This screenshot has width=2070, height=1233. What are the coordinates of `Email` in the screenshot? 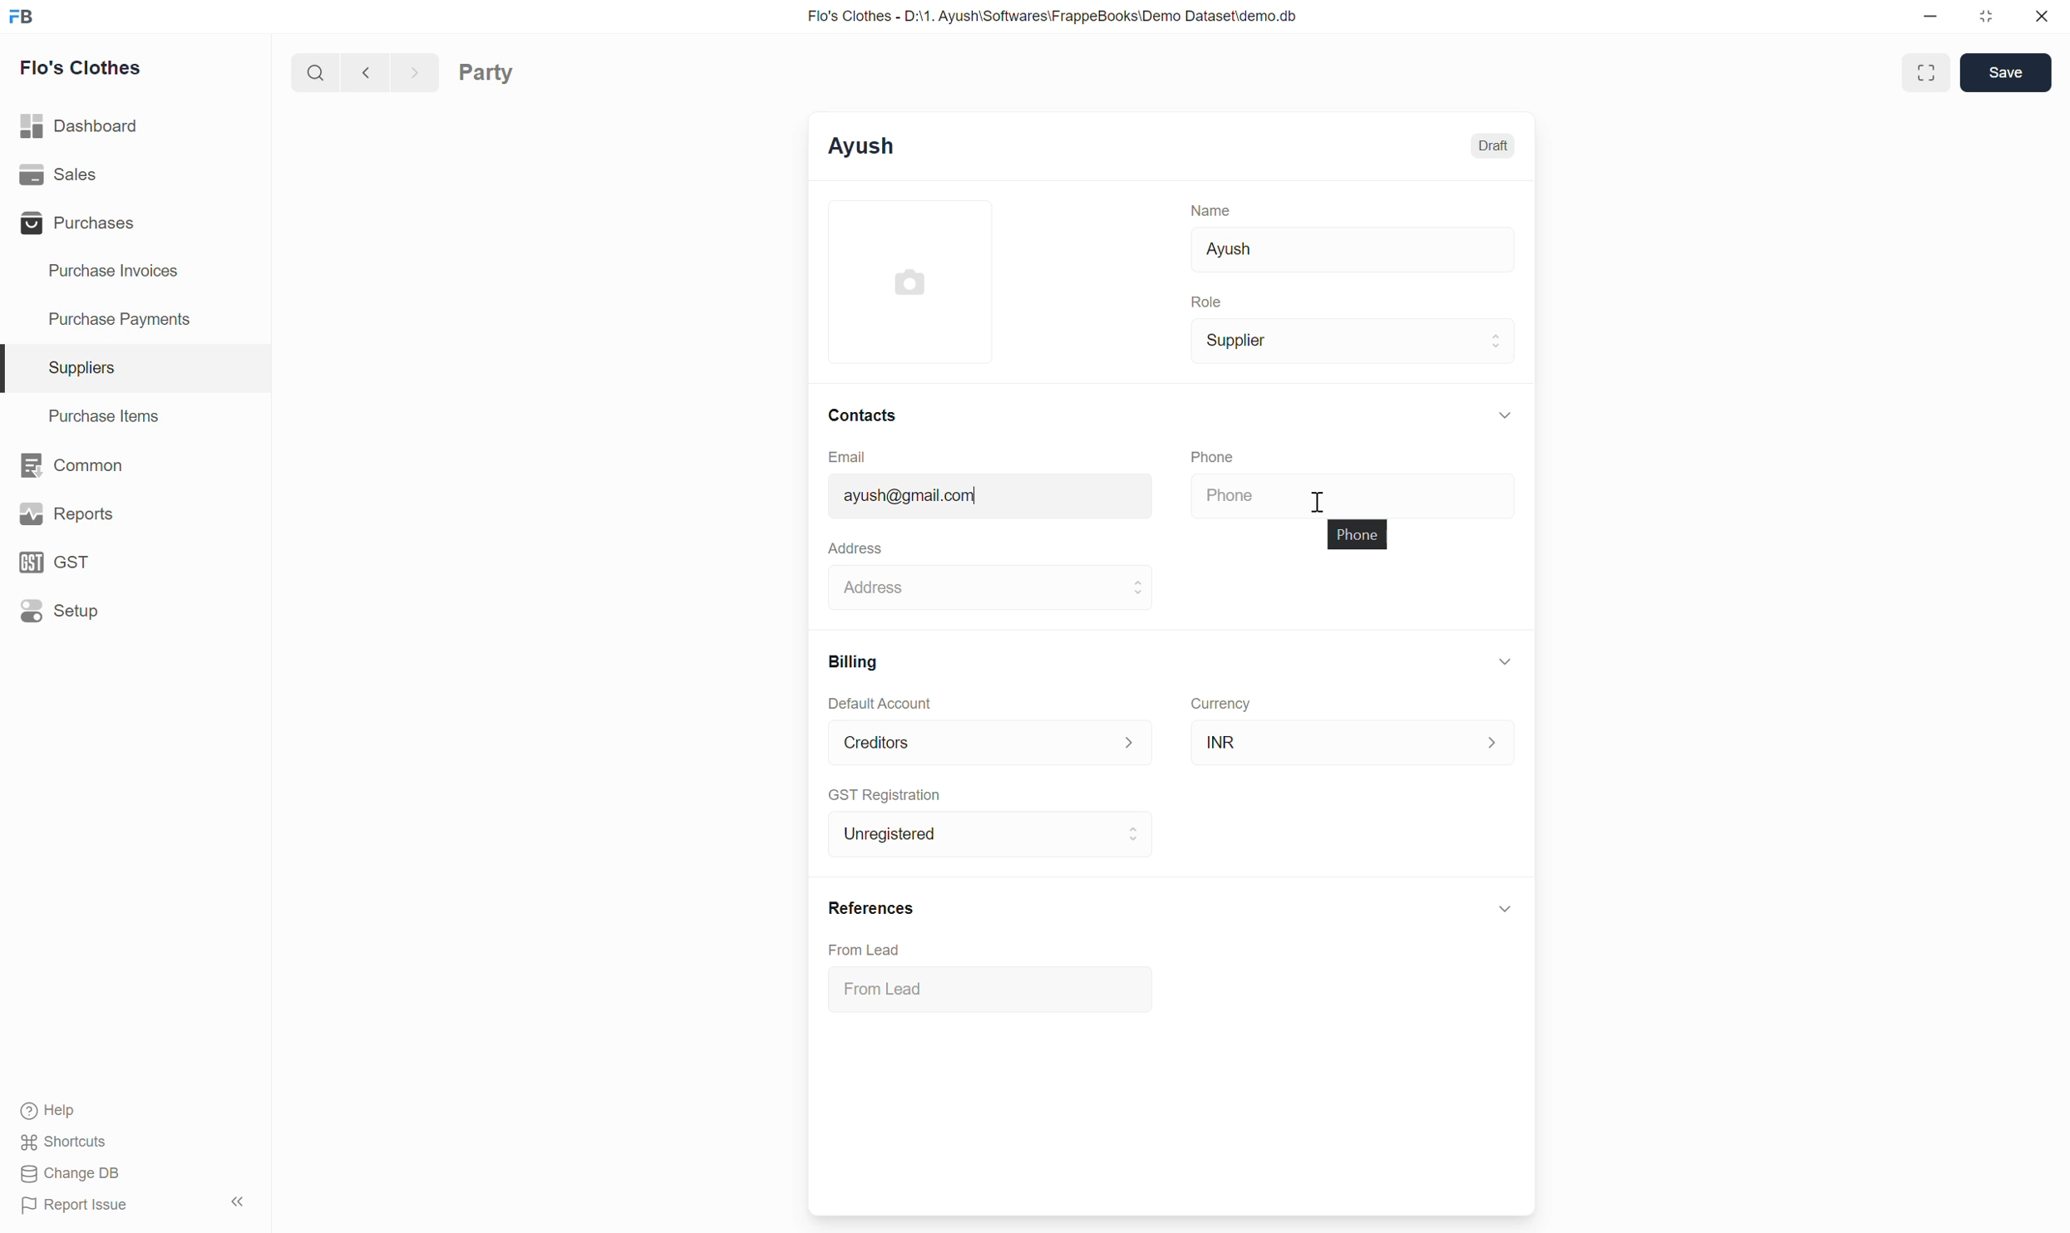 It's located at (847, 457).